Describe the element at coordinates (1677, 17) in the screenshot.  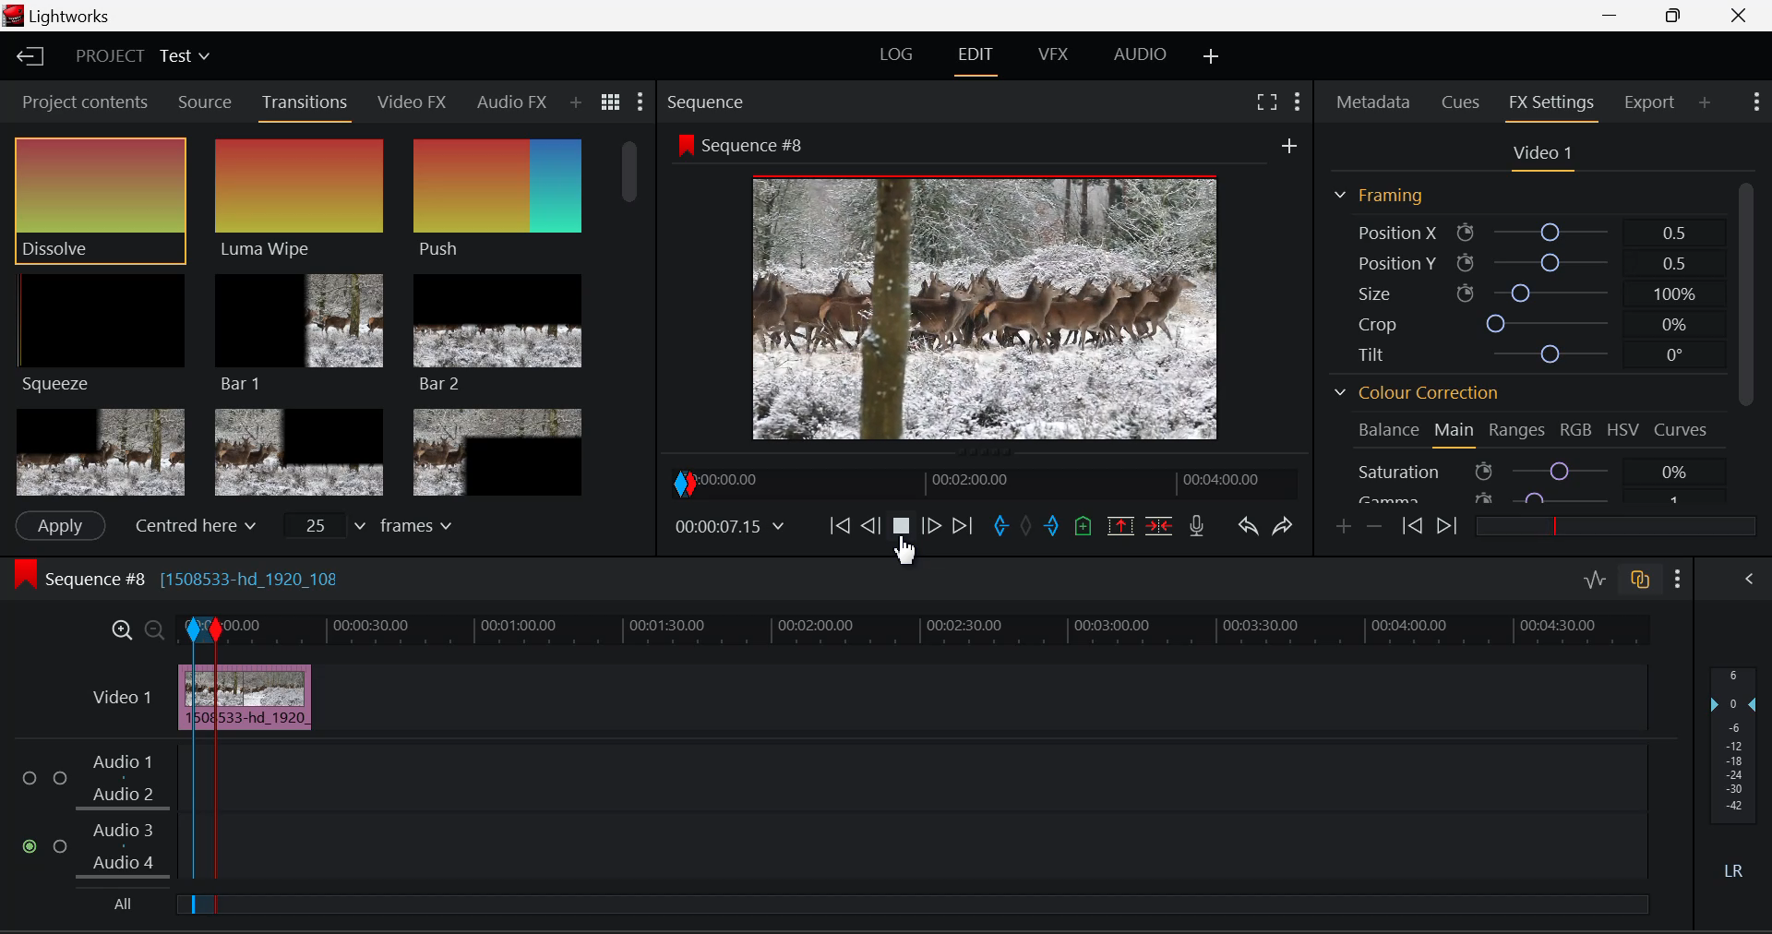
I see `Minimize` at that location.